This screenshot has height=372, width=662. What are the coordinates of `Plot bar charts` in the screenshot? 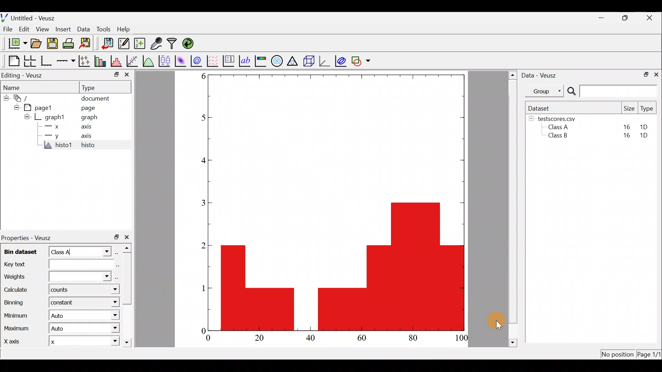 It's located at (101, 61).